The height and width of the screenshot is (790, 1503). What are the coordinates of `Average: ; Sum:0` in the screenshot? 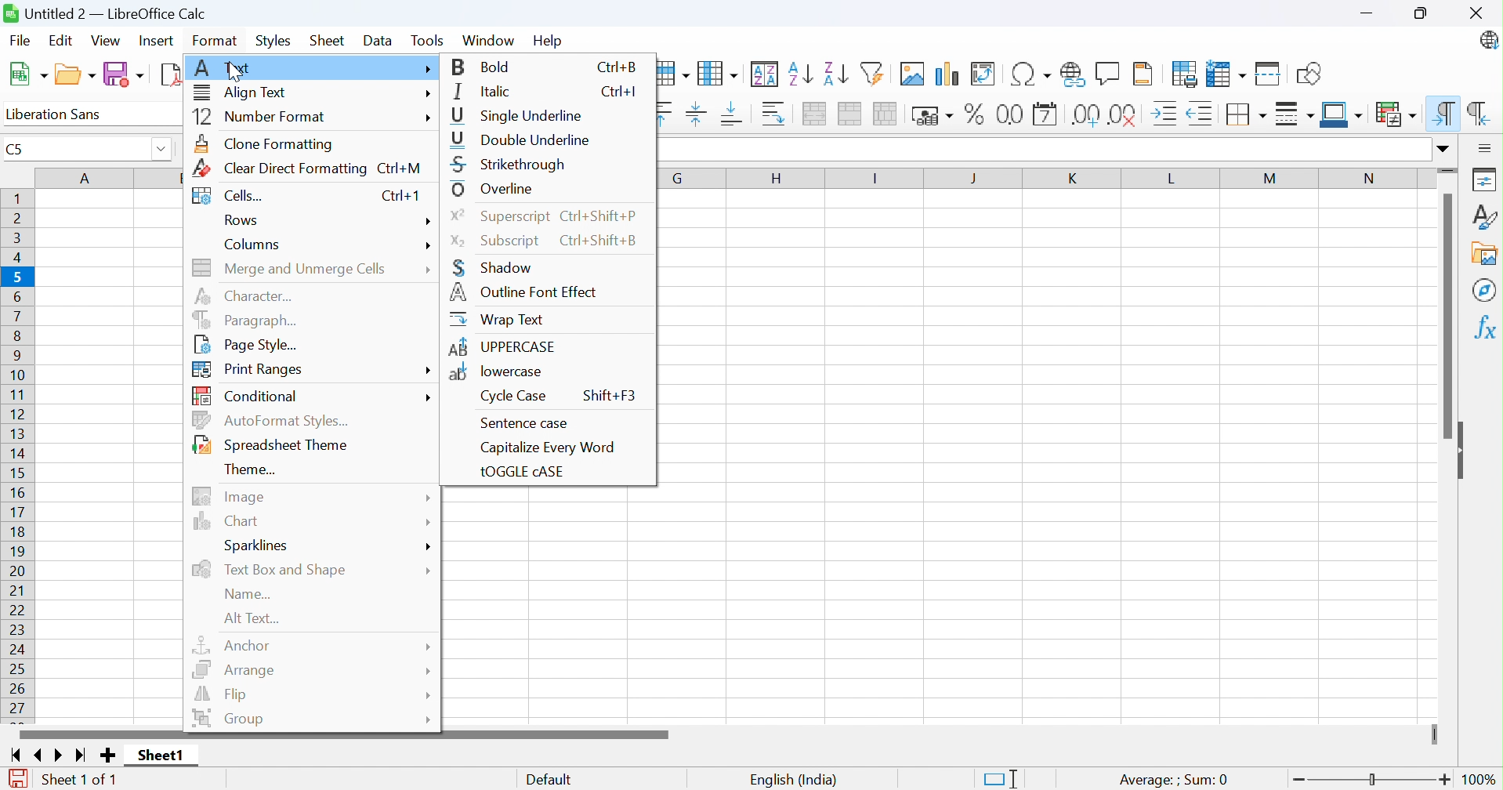 It's located at (1172, 779).